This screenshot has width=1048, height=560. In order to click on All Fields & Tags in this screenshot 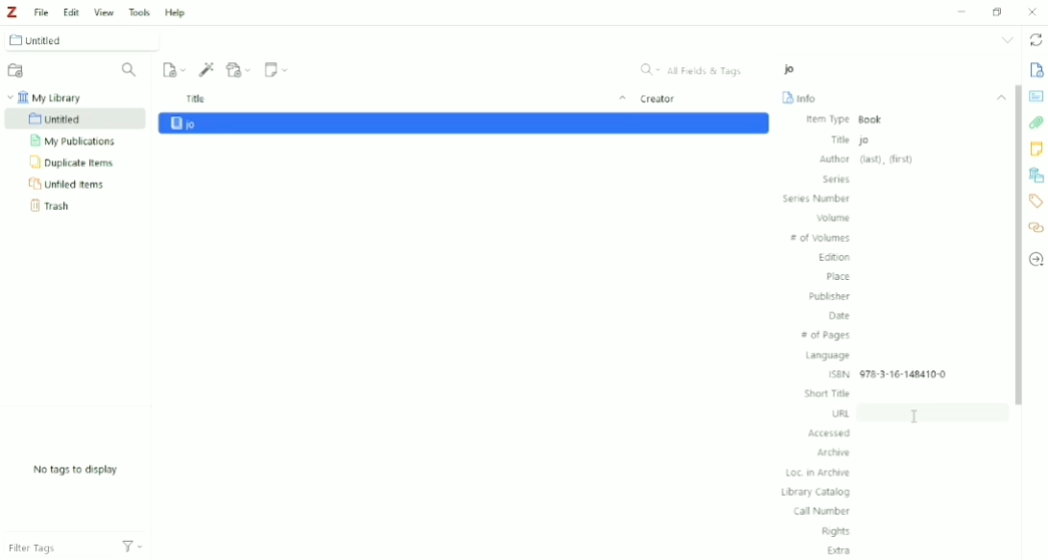, I will do `click(697, 70)`.